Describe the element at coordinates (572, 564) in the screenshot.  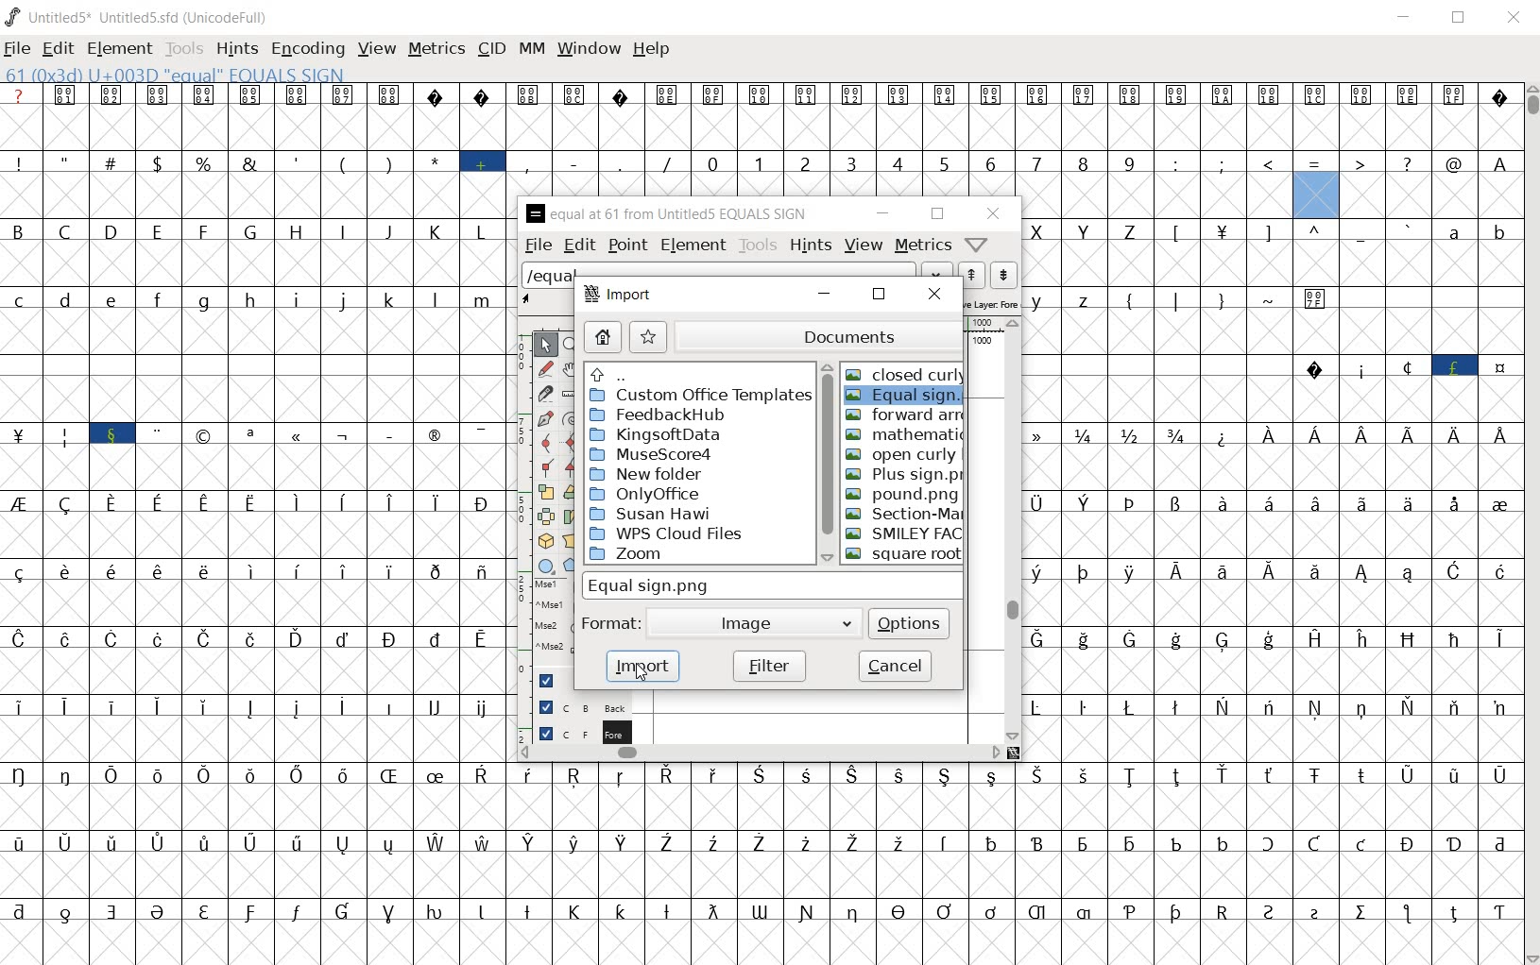
I see `polygon or star` at that location.